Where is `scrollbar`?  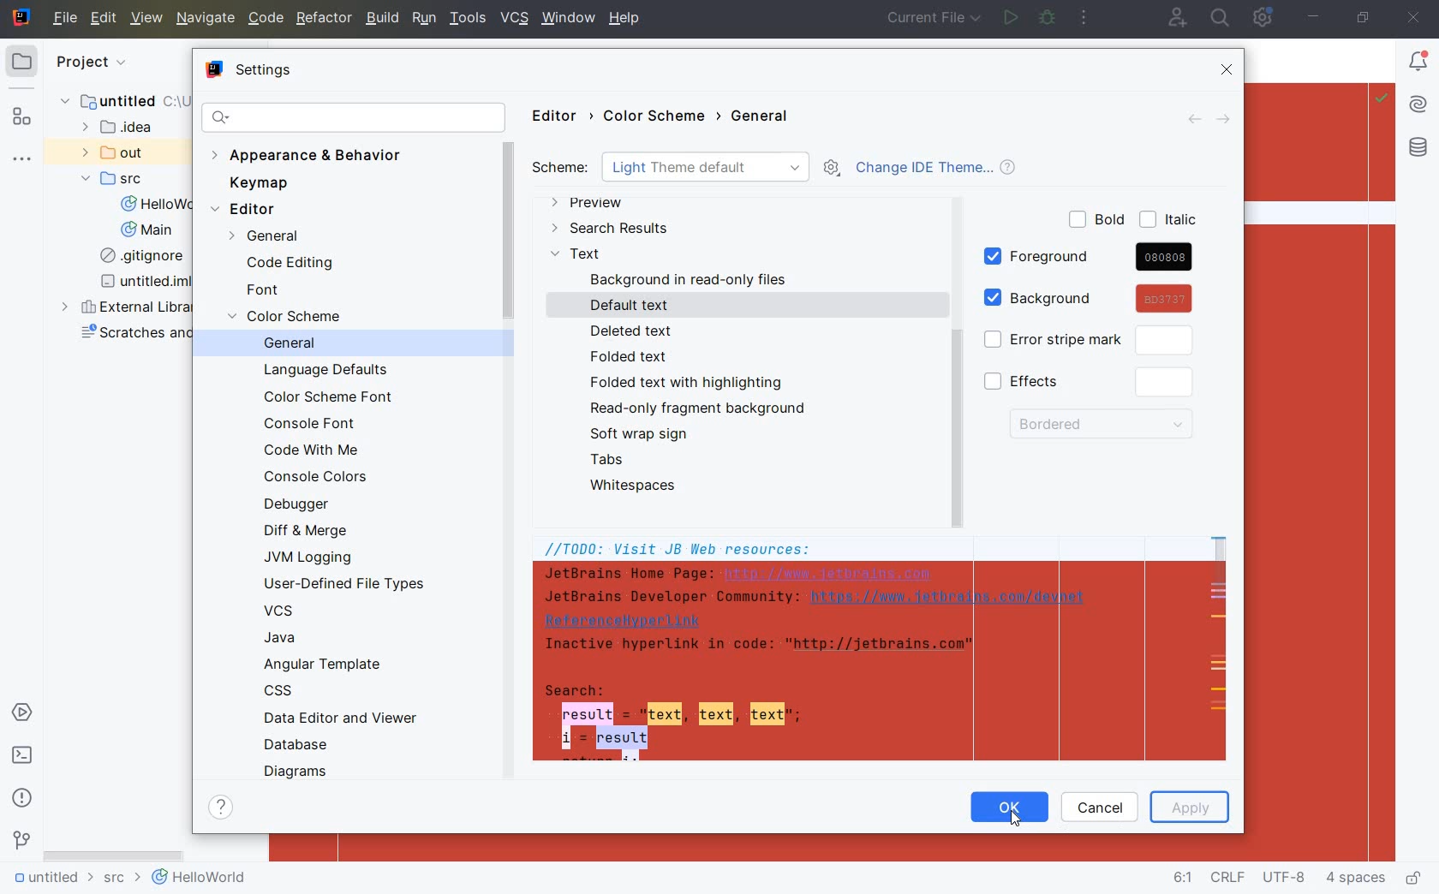 scrollbar is located at coordinates (114, 852).